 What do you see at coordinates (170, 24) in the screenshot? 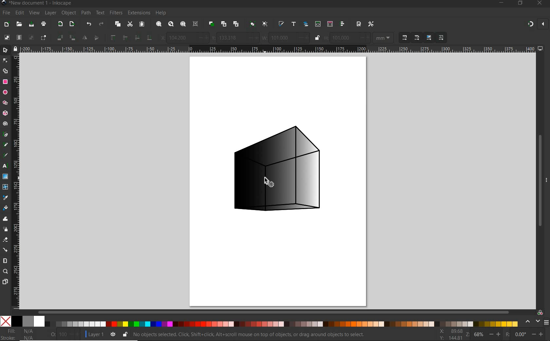
I see `ZOOM DRAWING` at bounding box center [170, 24].